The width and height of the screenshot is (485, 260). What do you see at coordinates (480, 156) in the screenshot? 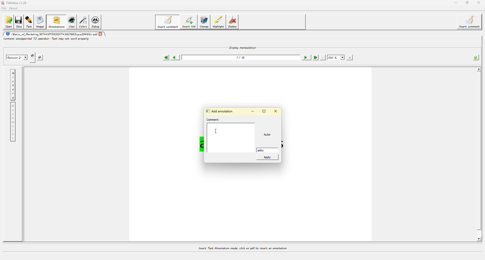
I see `scroll bar` at bounding box center [480, 156].